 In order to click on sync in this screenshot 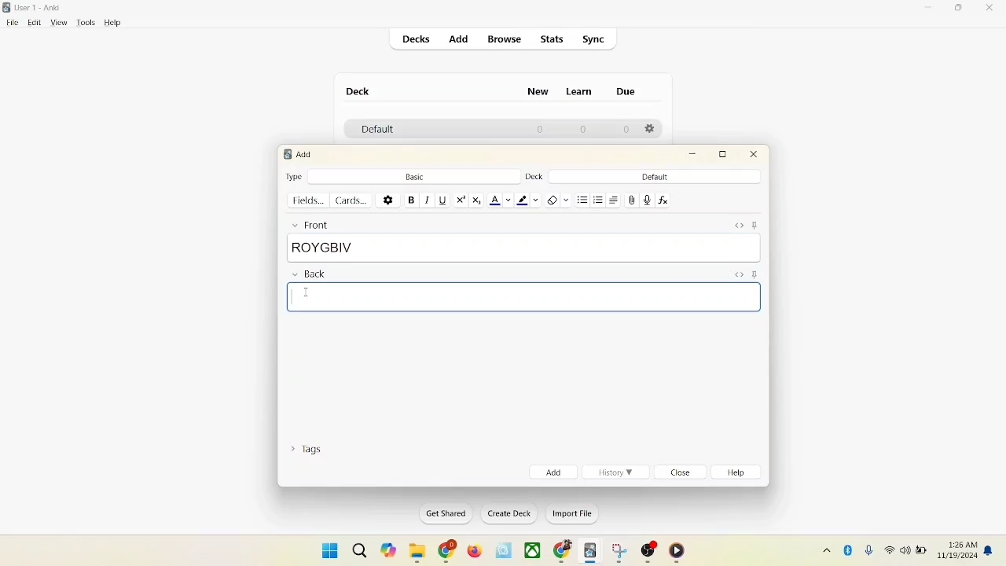, I will do `click(594, 39)`.